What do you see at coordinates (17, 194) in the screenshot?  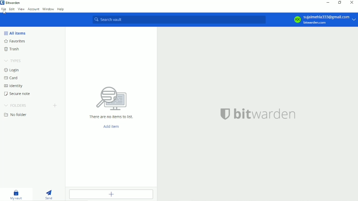 I see `My vault` at bounding box center [17, 194].